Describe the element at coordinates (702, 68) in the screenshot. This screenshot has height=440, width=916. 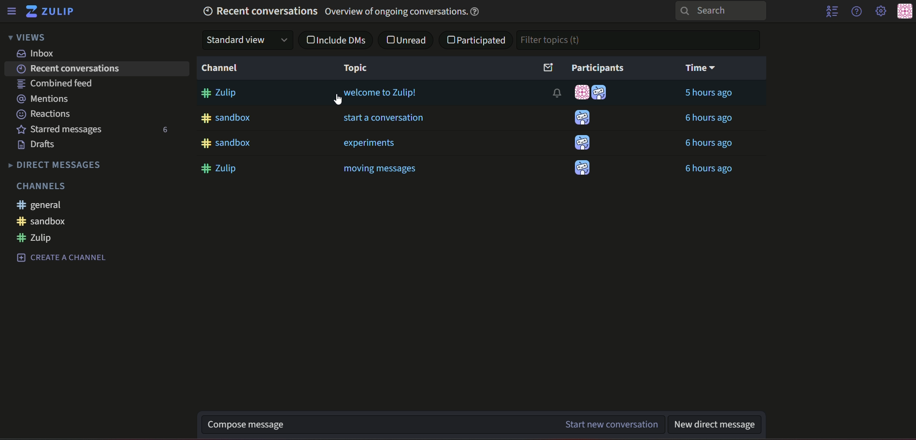
I see `Time` at that location.